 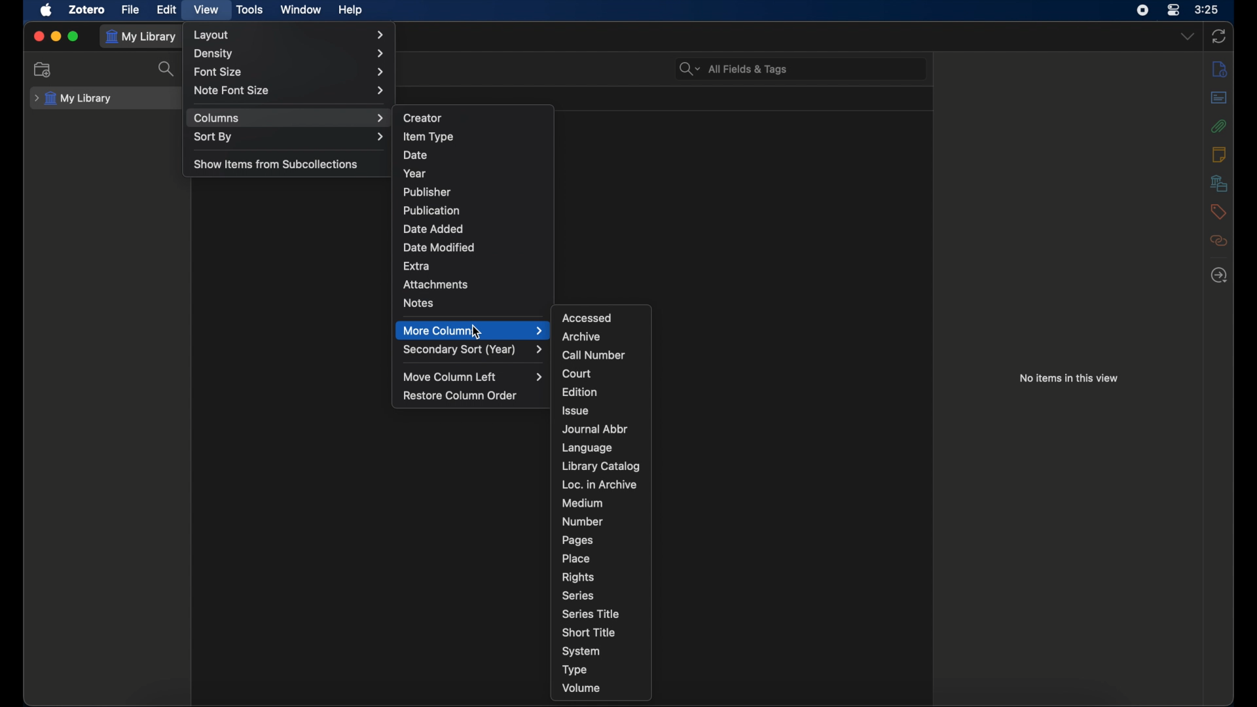 What do you see at coordinates (733, 69) in the screenshot?
I see `all fields & tags` at bounding box center [733, 69].